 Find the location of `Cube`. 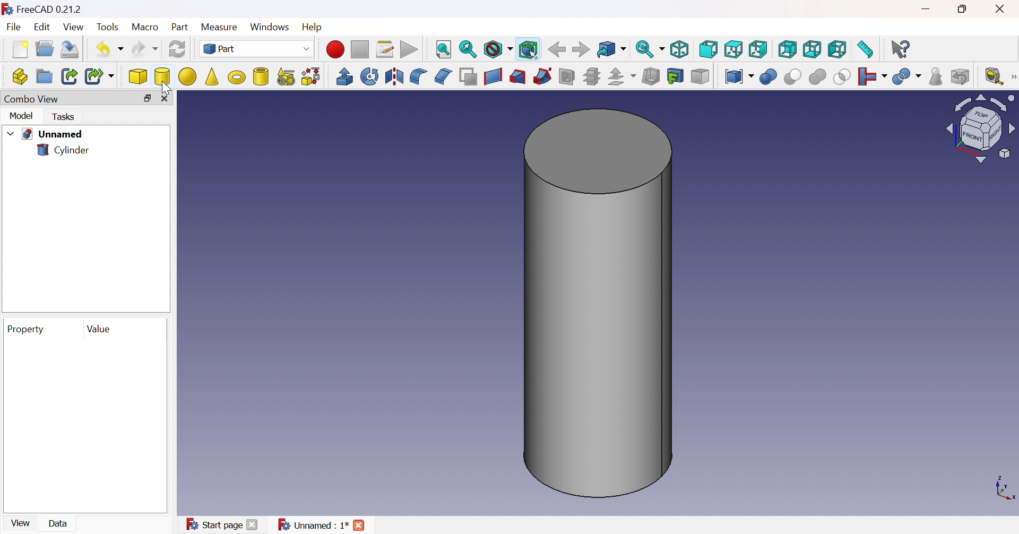

Cube is located at coordinates (139, 77).